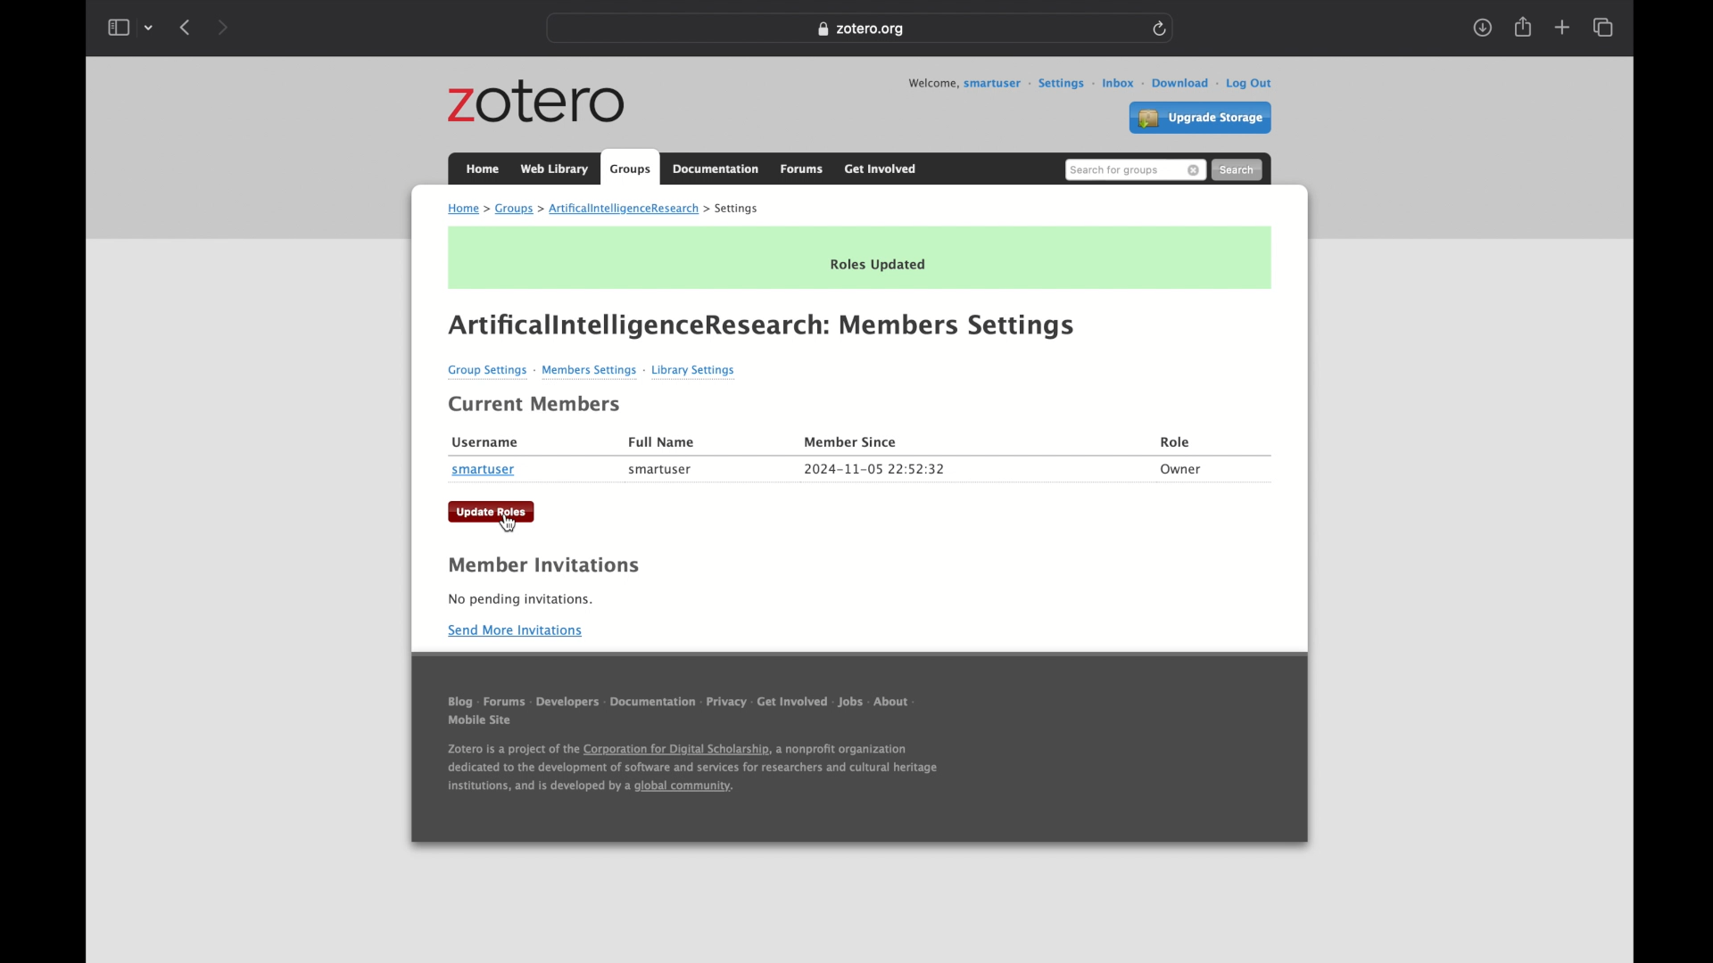 The height and width of the screenshot is (963, 1713). I want to click on home, so click(467, 210).